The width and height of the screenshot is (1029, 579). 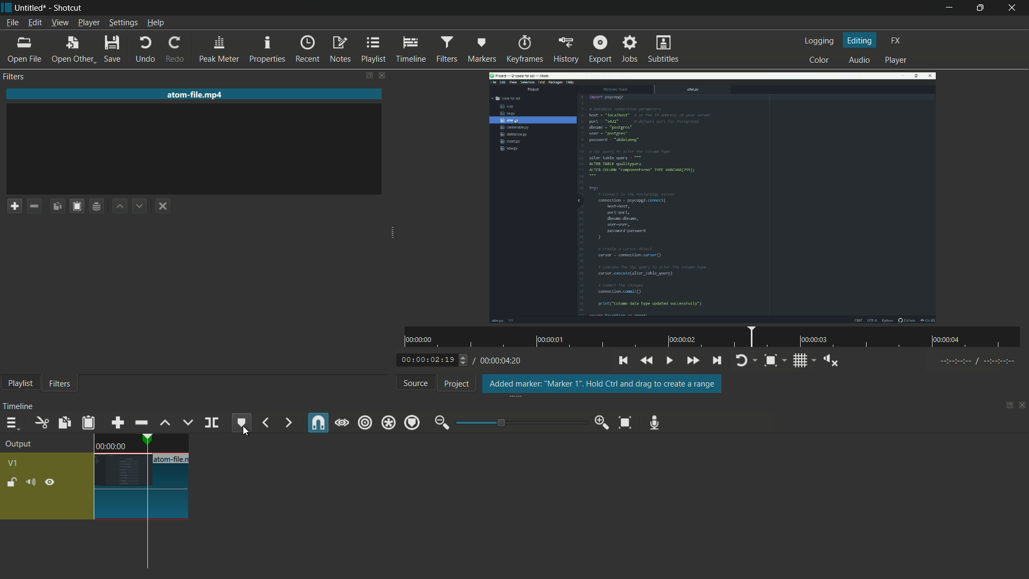 I want to click on change layout, so click(x=1006, y=405).